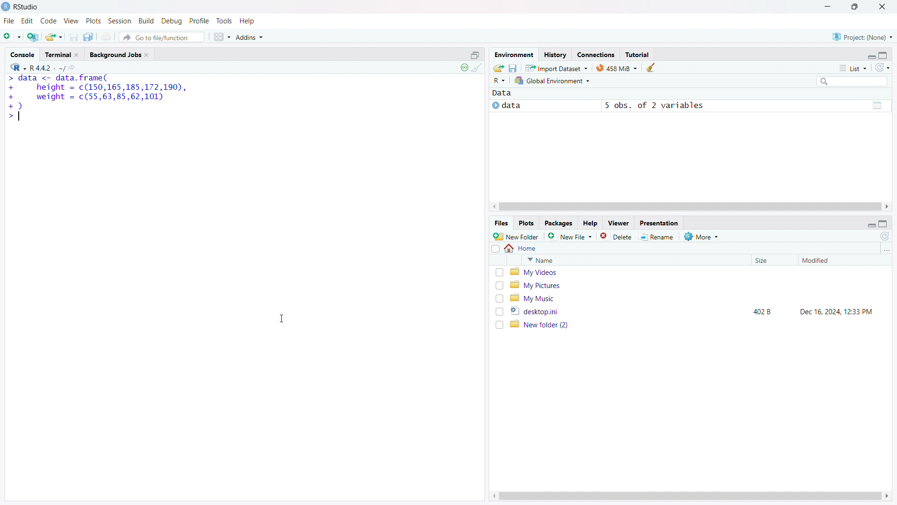 Image resolution: width=897 pixels, height=505 pixels. Describe the element at coordinates (49, 21) in the screenshot. I see `code` at that location.